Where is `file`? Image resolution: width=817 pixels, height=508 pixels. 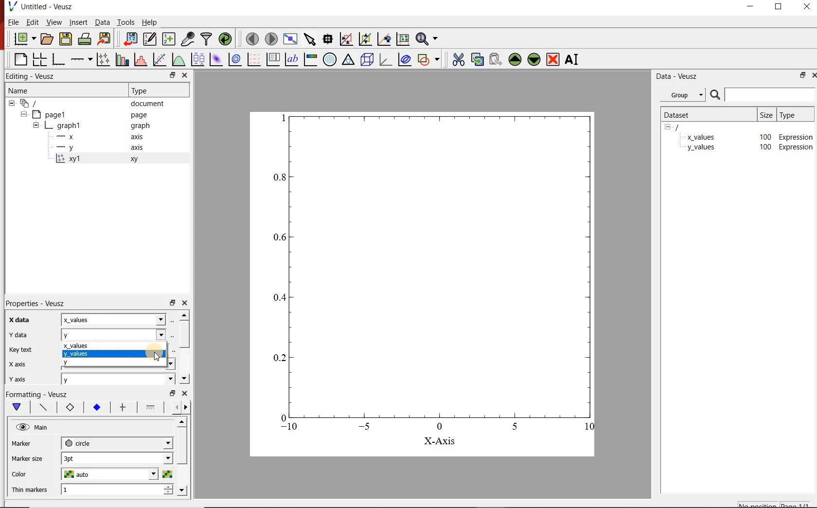 file is located at coordinates (14, 22).